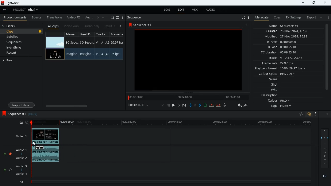 The height and width of the screenshot is (186, 331). What do you see at coordinates (302, 3) in the screenshot?
I see `minimize` at bounding box center [302, 3].